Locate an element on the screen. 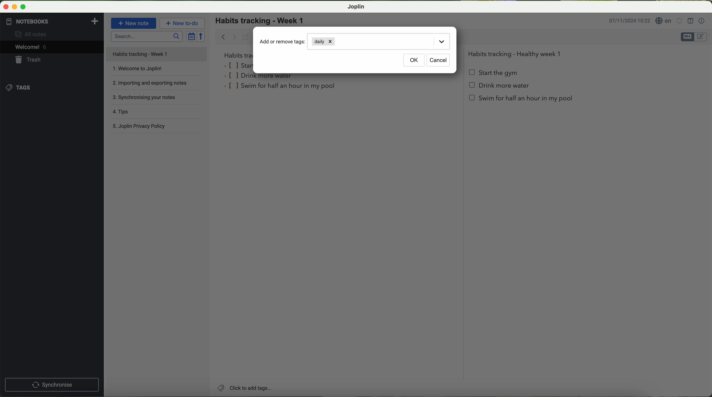 The width and height of the screenshot is (712, 397). Joplin privacy policy is located at coordinates (157, 127).